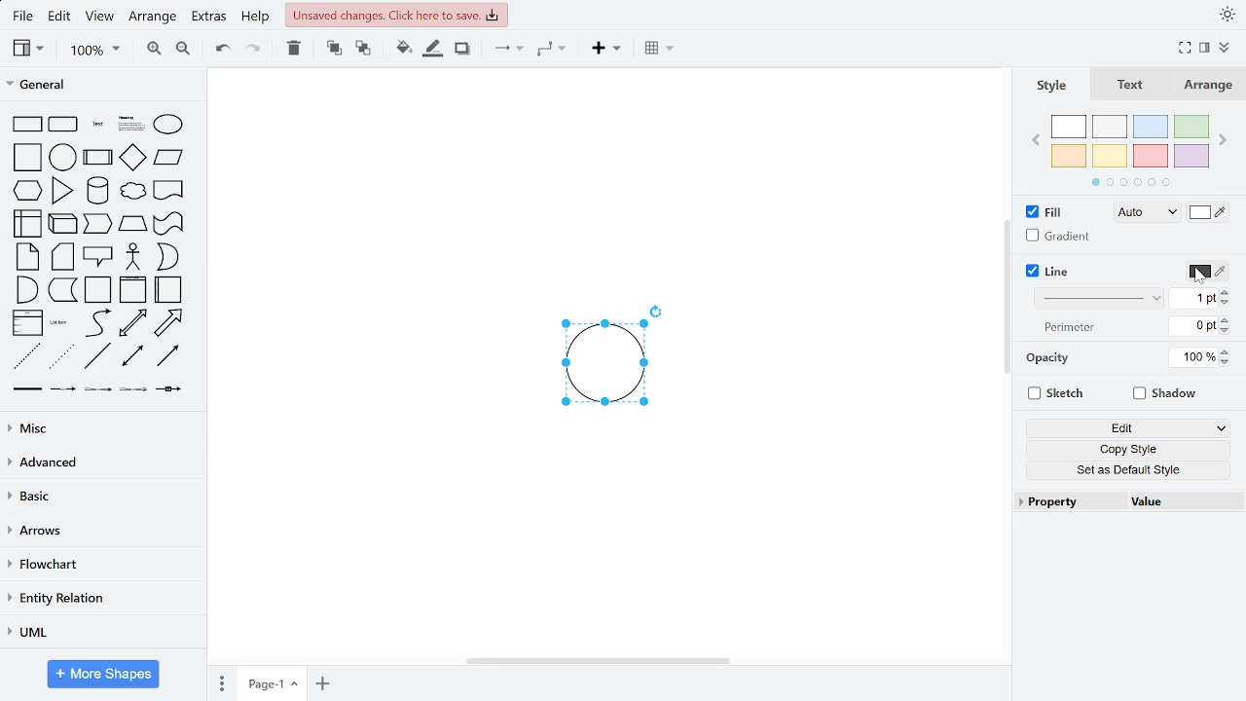  Describe the element at coordinates (62, 224) in the screenshot. I see `cube` at that location.